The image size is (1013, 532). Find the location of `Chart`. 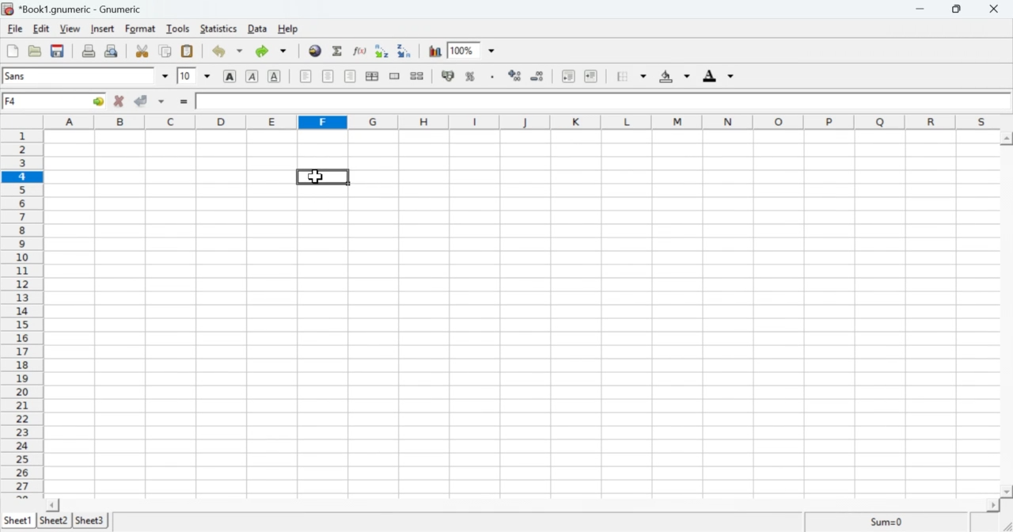

Chart is located at coordinates (433, 51).